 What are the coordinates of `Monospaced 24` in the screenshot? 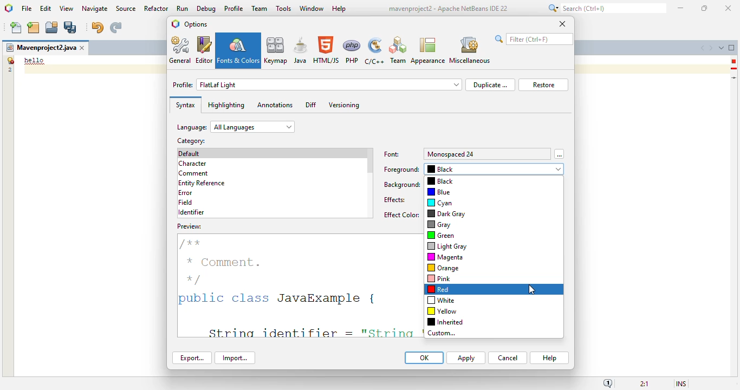 It's located at (451, 154).